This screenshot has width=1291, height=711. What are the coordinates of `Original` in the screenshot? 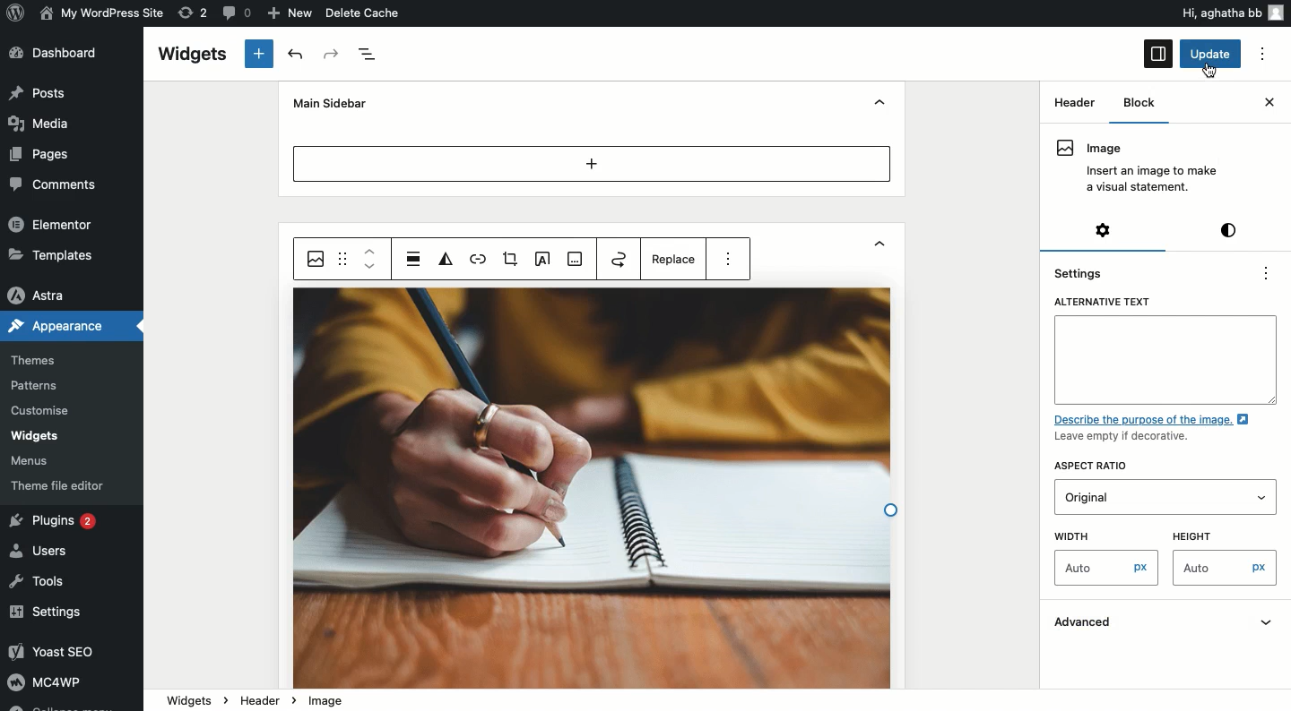 It's located at (1122, 496).